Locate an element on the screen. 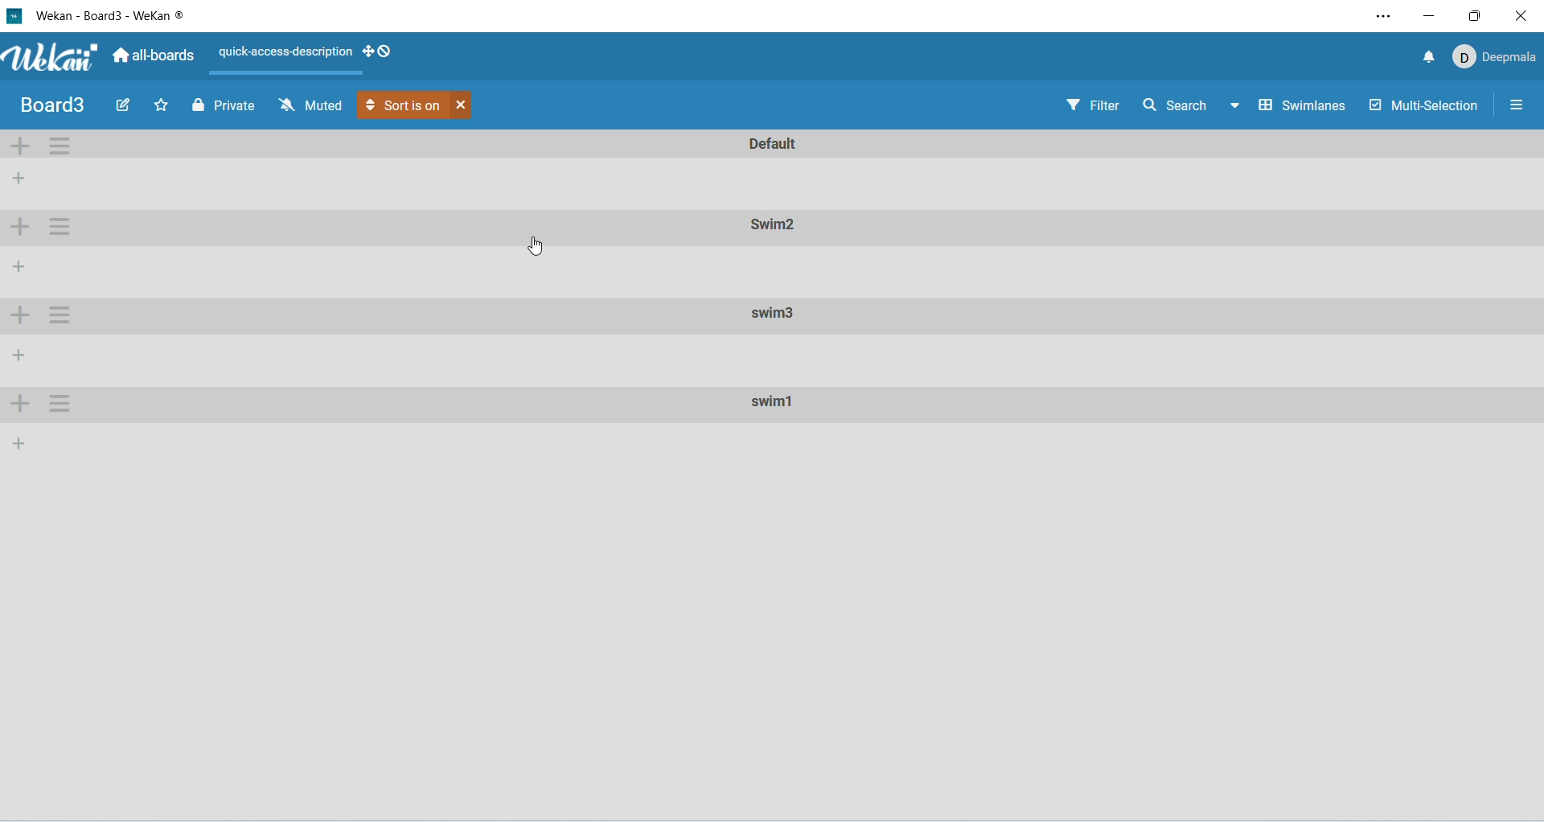 This screenshot has height=822, width=1544. add swimlane is located at coordinates (18, 146).